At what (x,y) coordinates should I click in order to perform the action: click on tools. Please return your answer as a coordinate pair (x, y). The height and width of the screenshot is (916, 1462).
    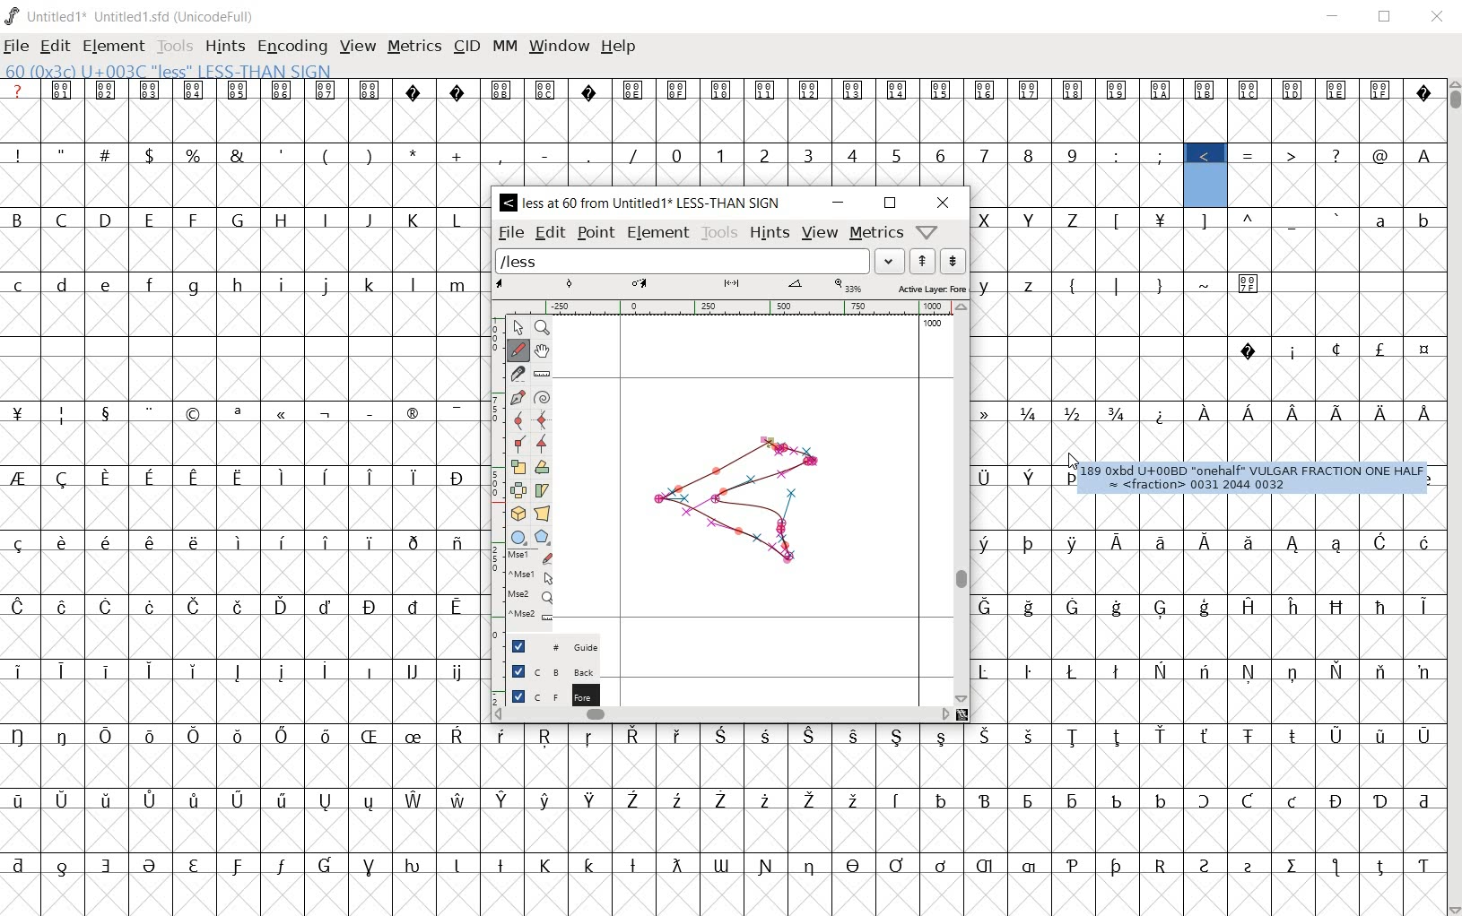
    Looking at the image, I should click on (175, 45).